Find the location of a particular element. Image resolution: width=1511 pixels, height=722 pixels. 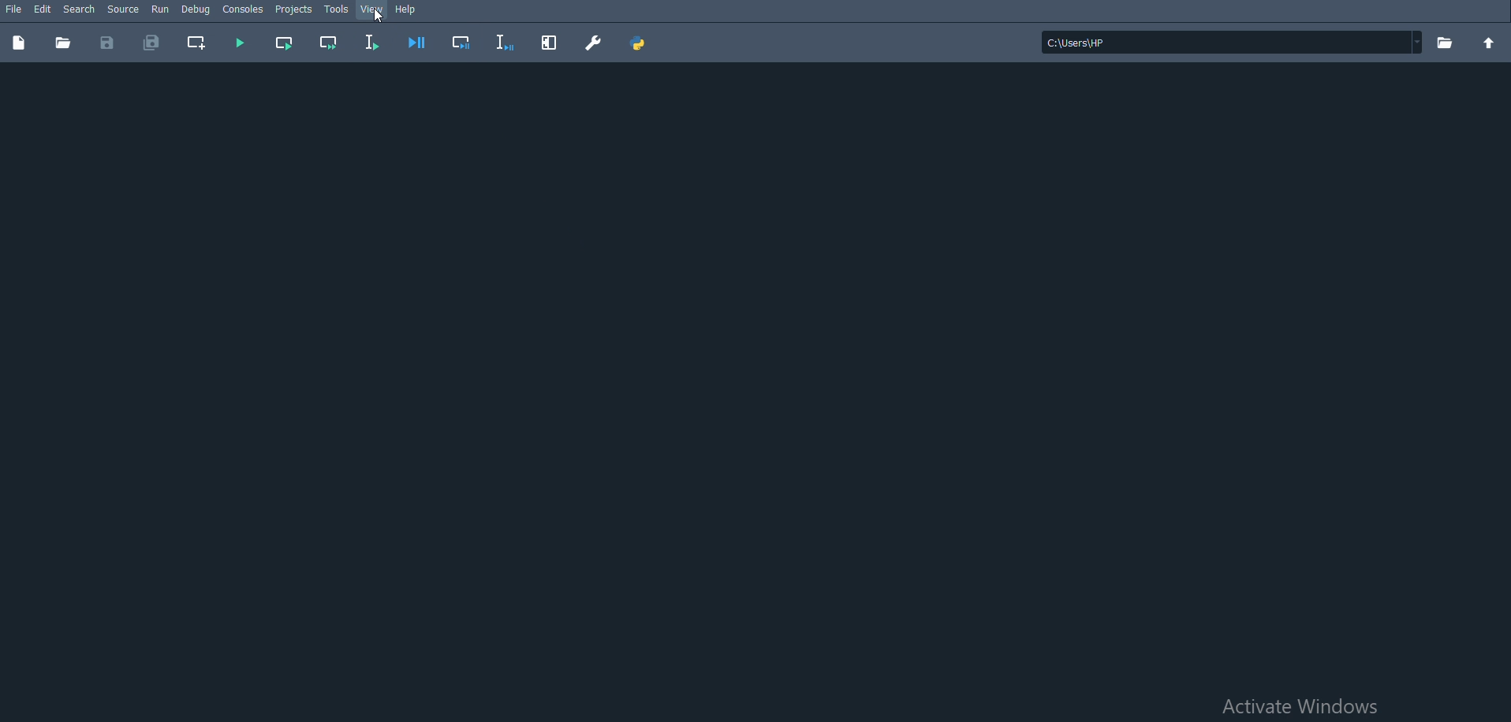

PYTHONPATH manager is located at coordinates (639, 41).